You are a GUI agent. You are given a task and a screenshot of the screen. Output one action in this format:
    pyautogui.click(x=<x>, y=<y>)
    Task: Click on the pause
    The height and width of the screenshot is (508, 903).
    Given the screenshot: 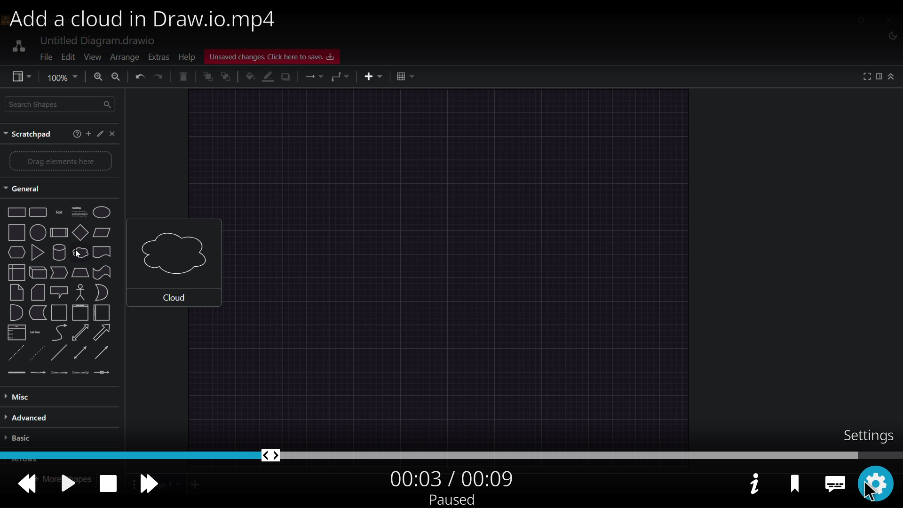 What is the action you would take?
    pyautogui.click(x=64, y=484)
    